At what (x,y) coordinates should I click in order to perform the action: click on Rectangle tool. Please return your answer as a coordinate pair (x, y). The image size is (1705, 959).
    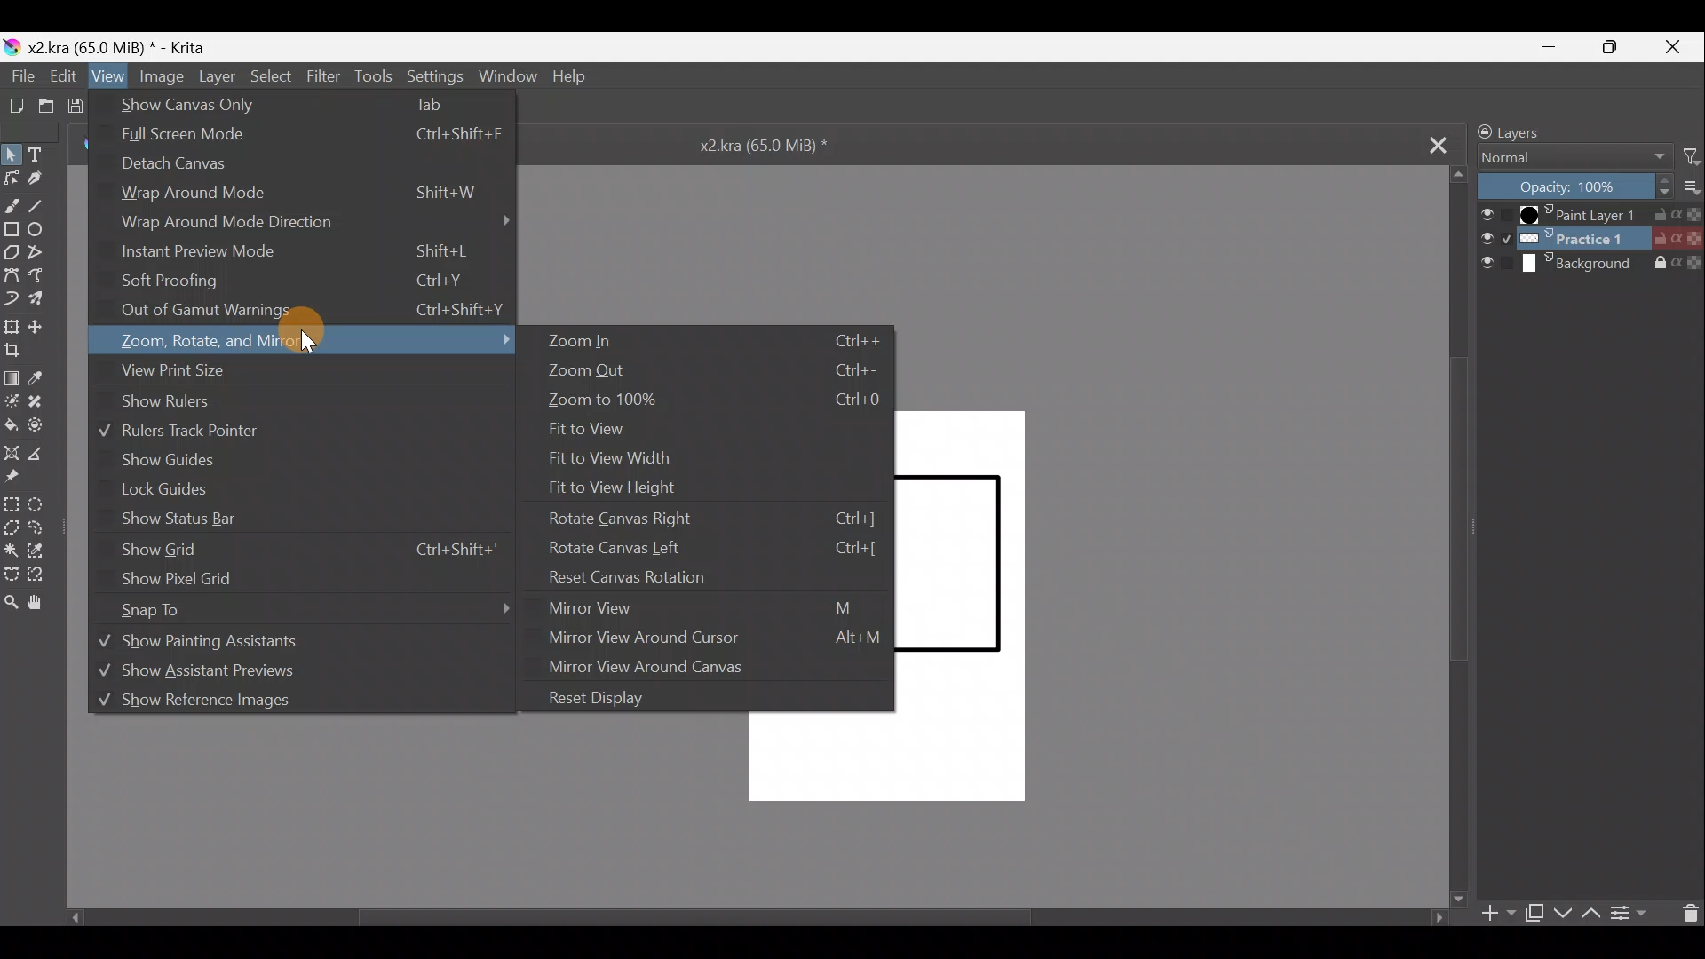
    Looking at the image, I should click on (11, 226).